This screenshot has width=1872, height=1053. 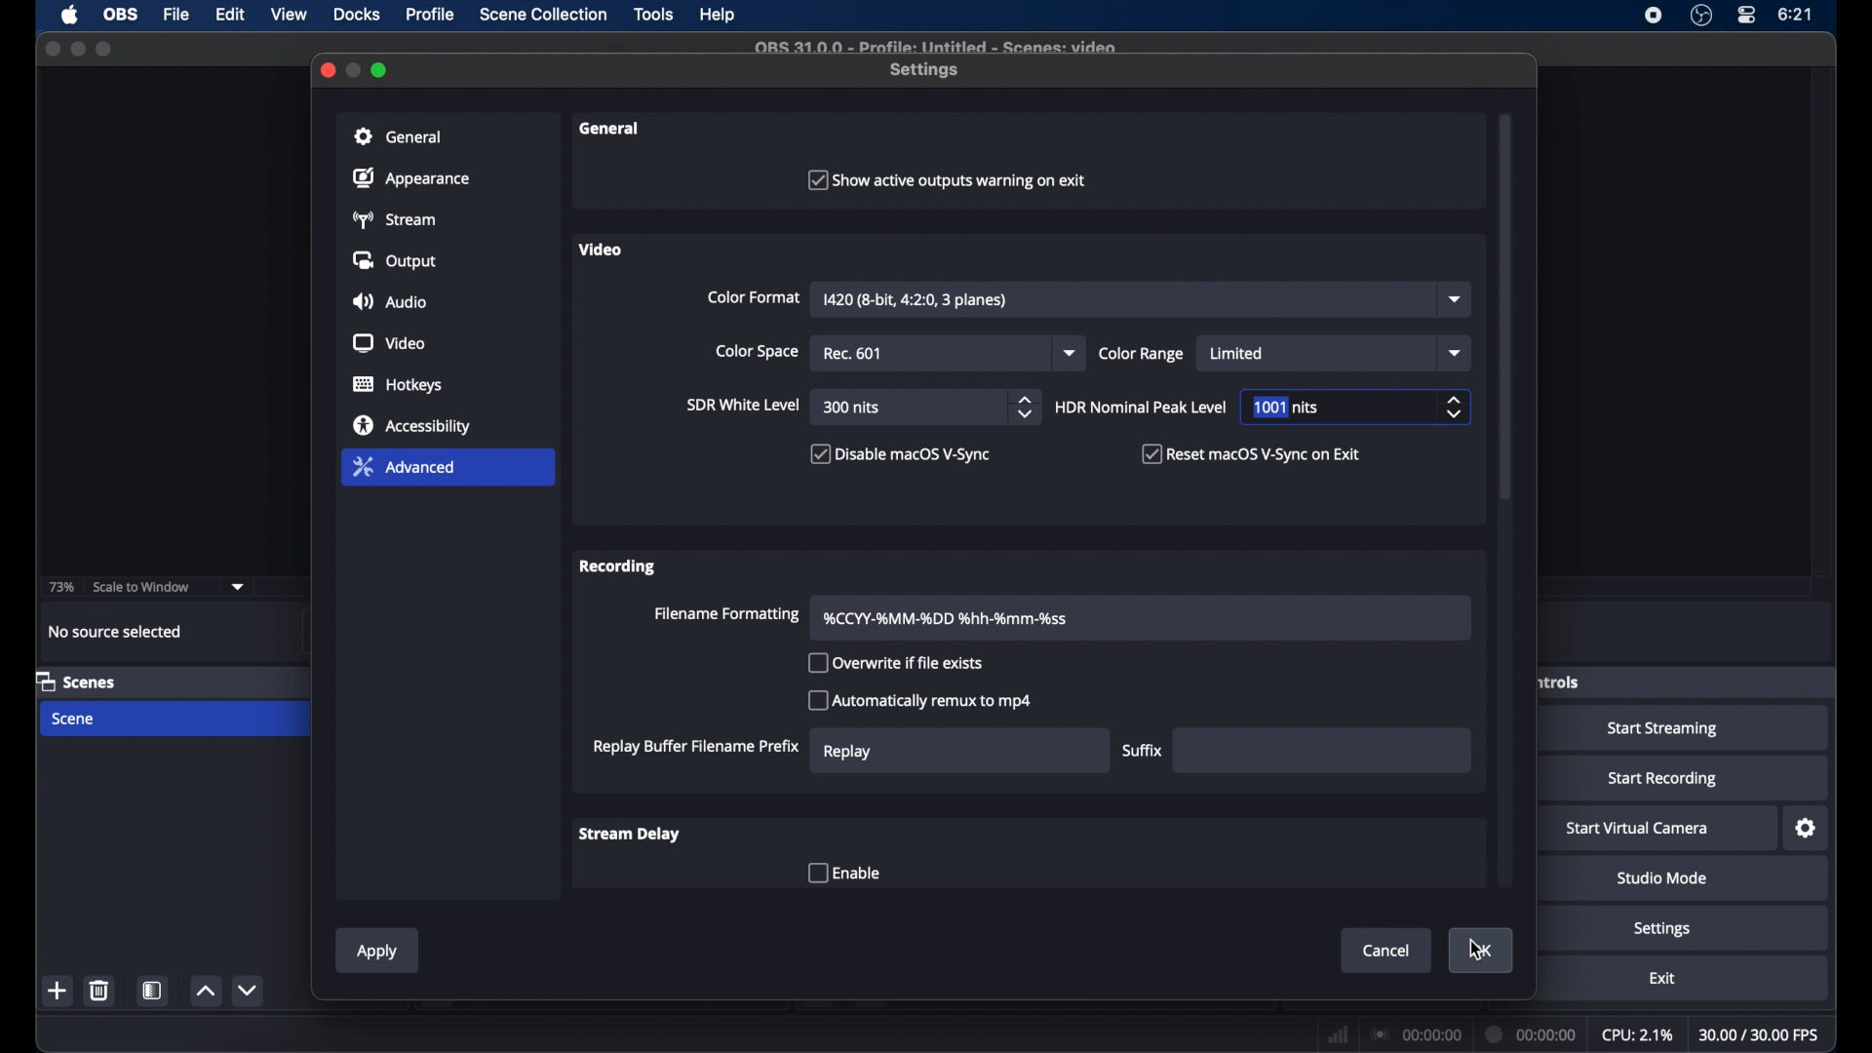 I want to click on maximize, so click(x=105, y=49).